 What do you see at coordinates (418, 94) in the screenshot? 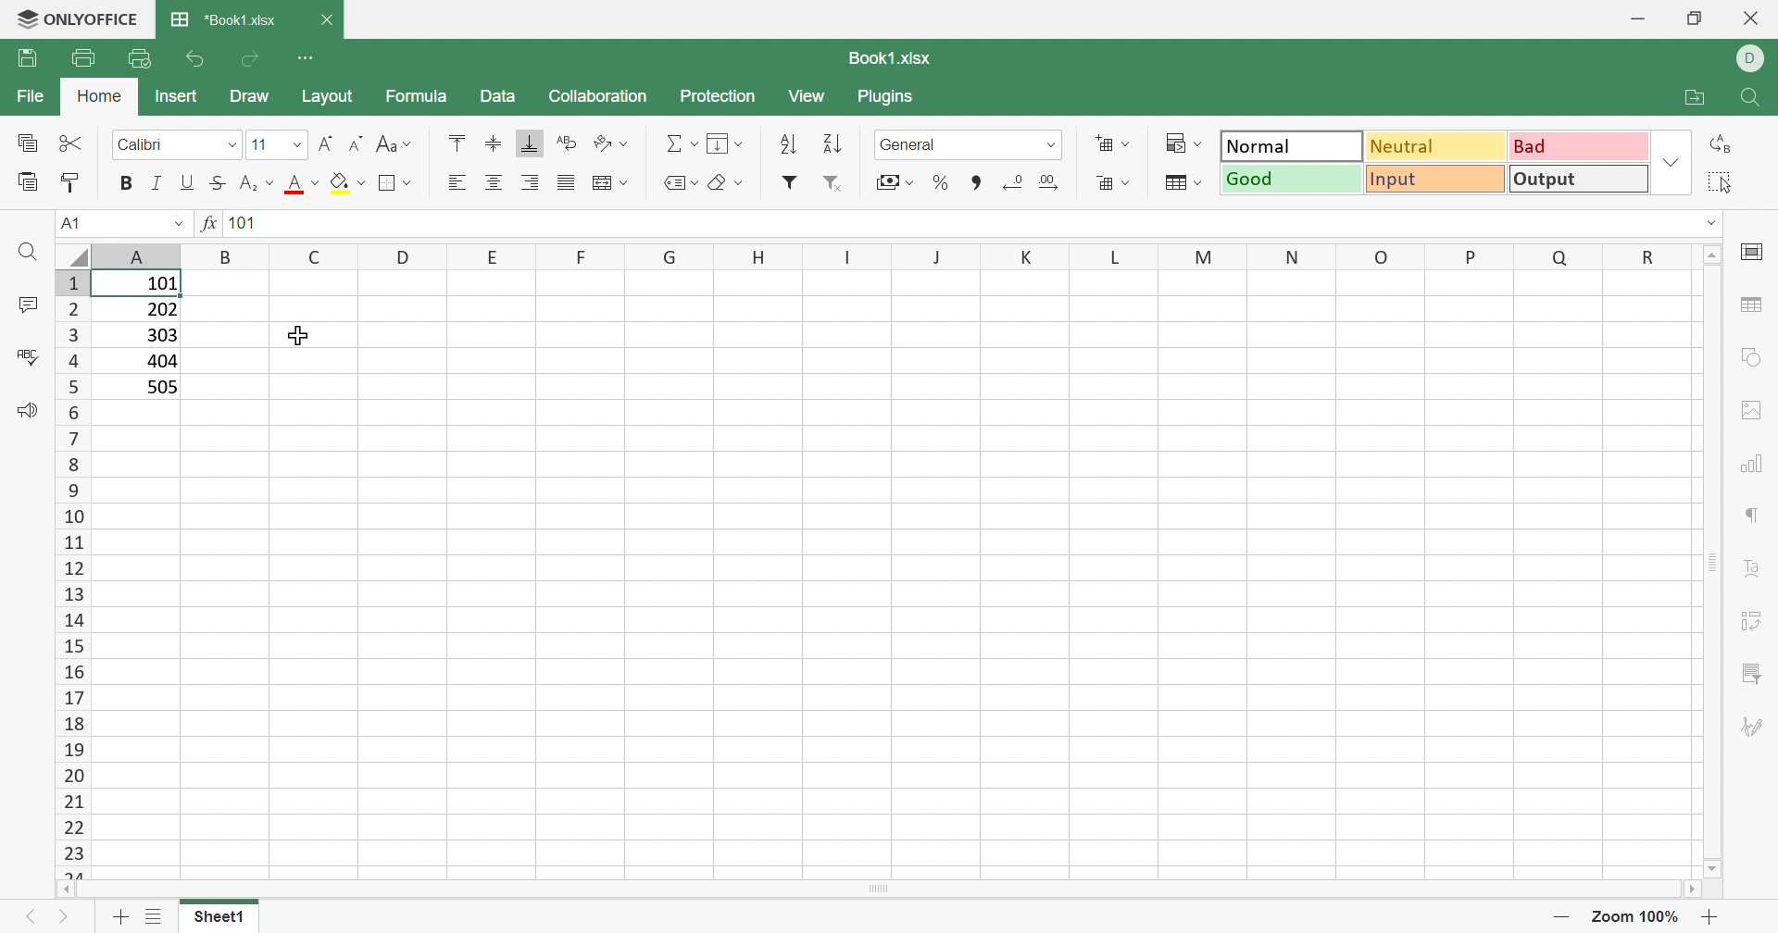
I see `Formula` at bounding box center [418, 94].